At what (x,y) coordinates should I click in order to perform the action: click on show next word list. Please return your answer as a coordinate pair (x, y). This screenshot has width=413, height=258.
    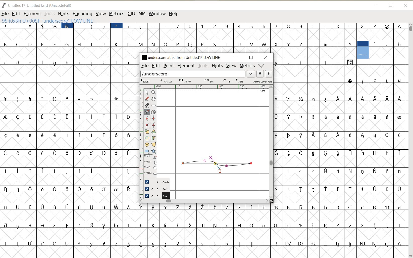
    Looking at the image, I should click on (269, 74).